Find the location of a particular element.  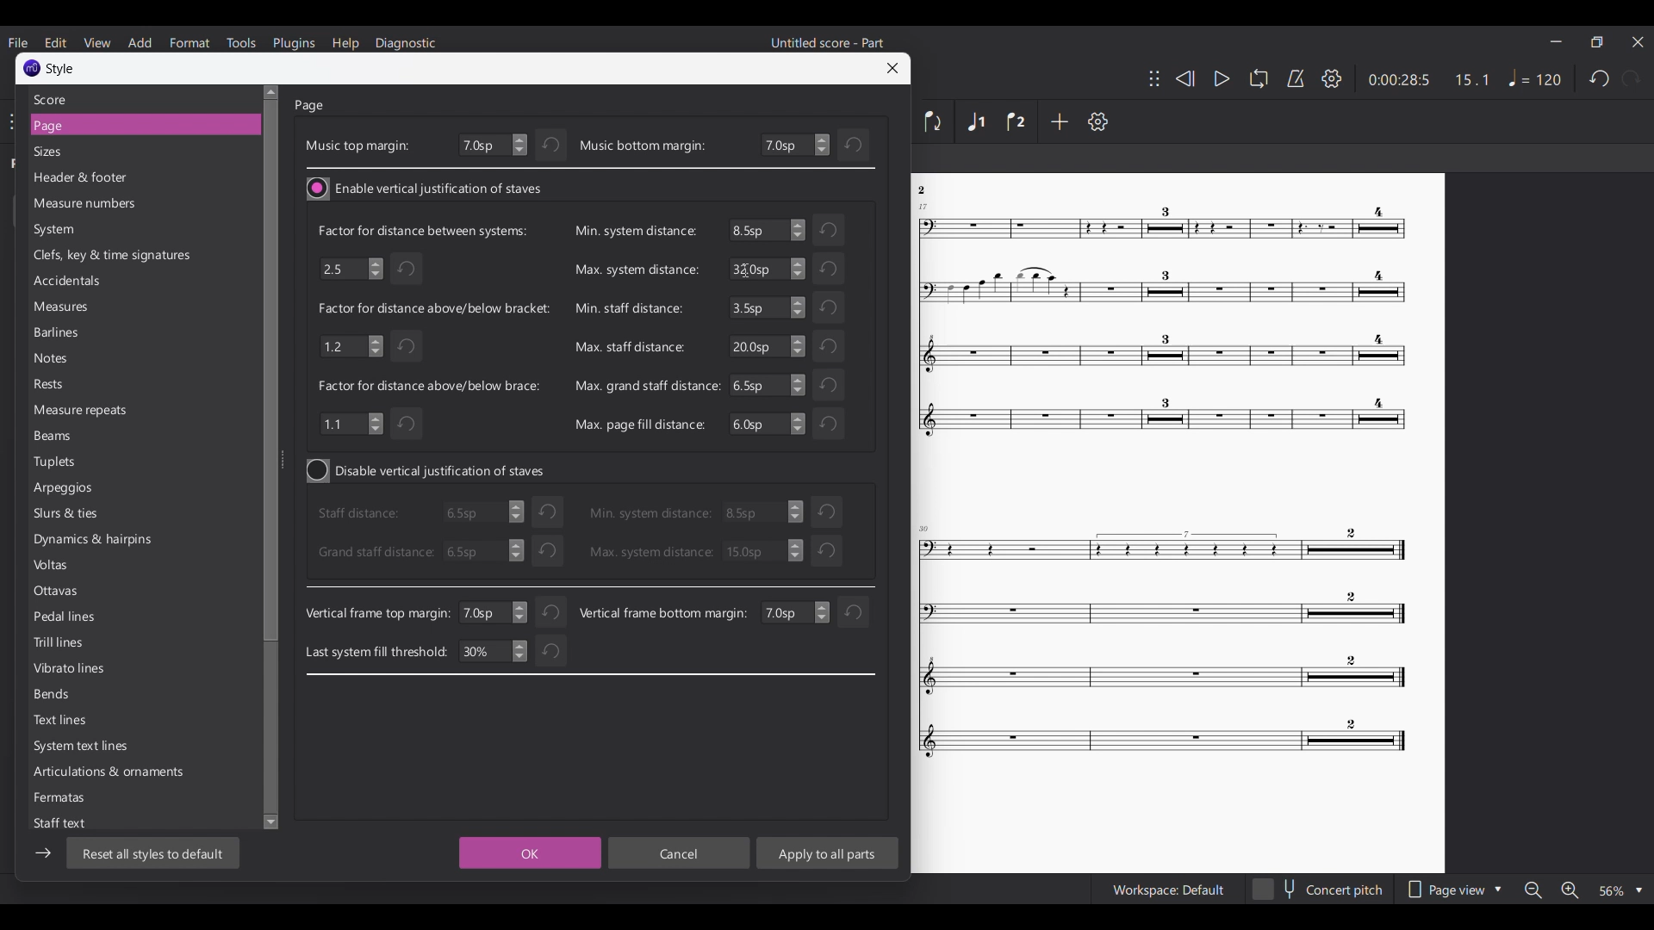

Show/Hide sidebar is located at coordinates (43, 853).